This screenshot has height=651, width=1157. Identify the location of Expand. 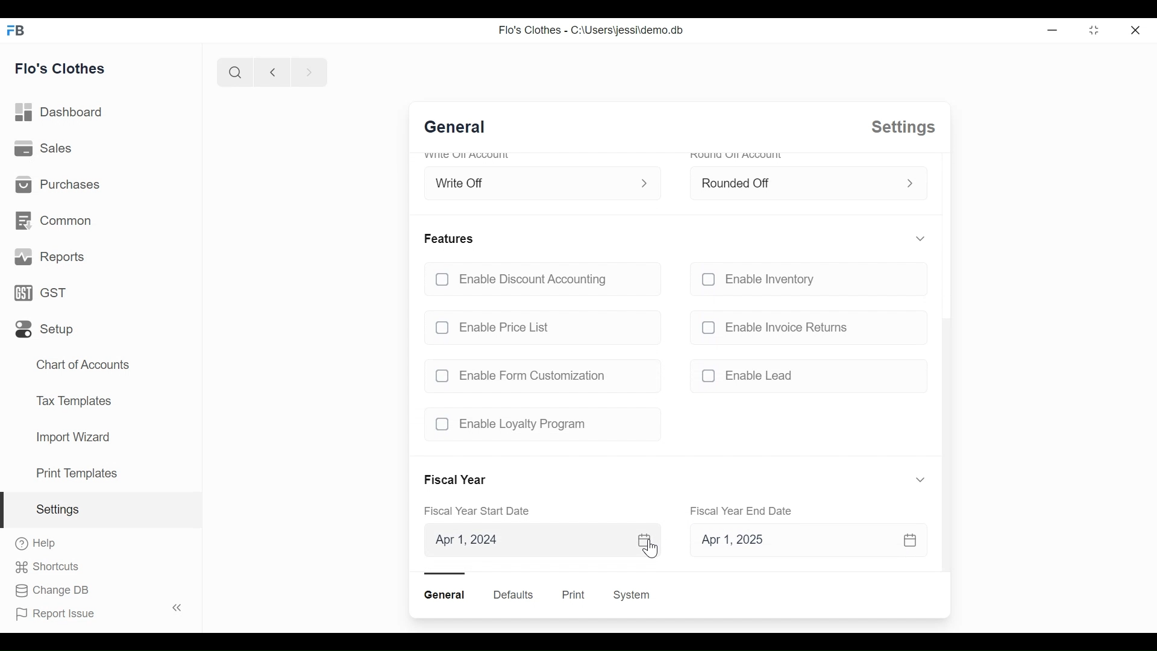
(910, 184).